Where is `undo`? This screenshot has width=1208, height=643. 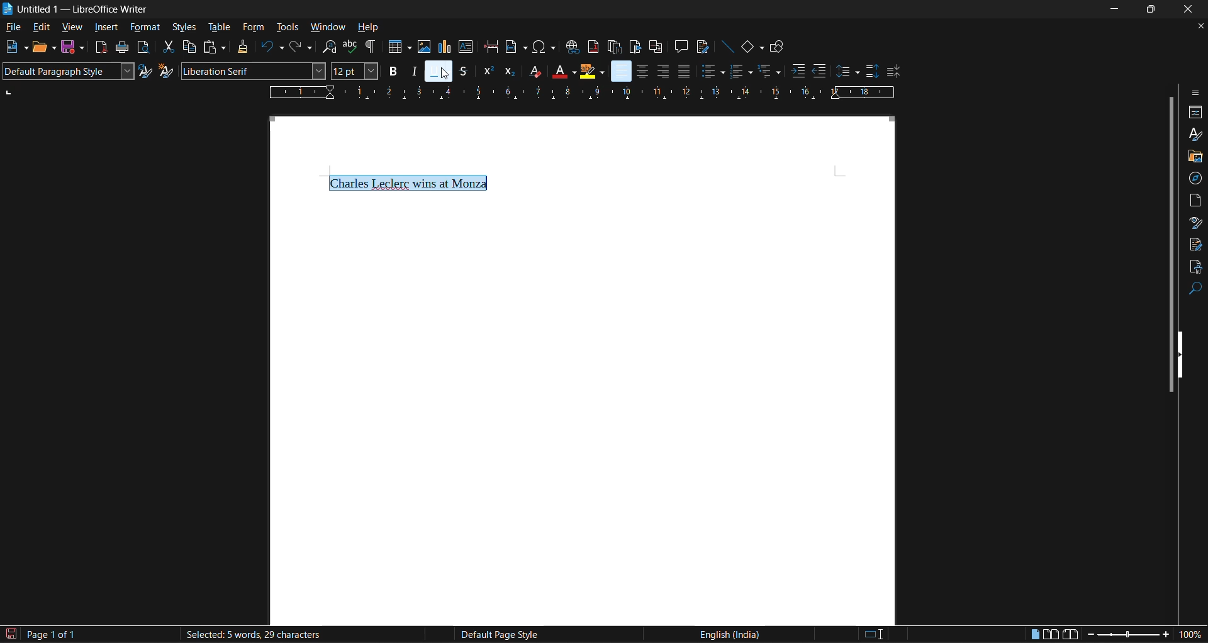
undo is located at coordinates (270, 47).